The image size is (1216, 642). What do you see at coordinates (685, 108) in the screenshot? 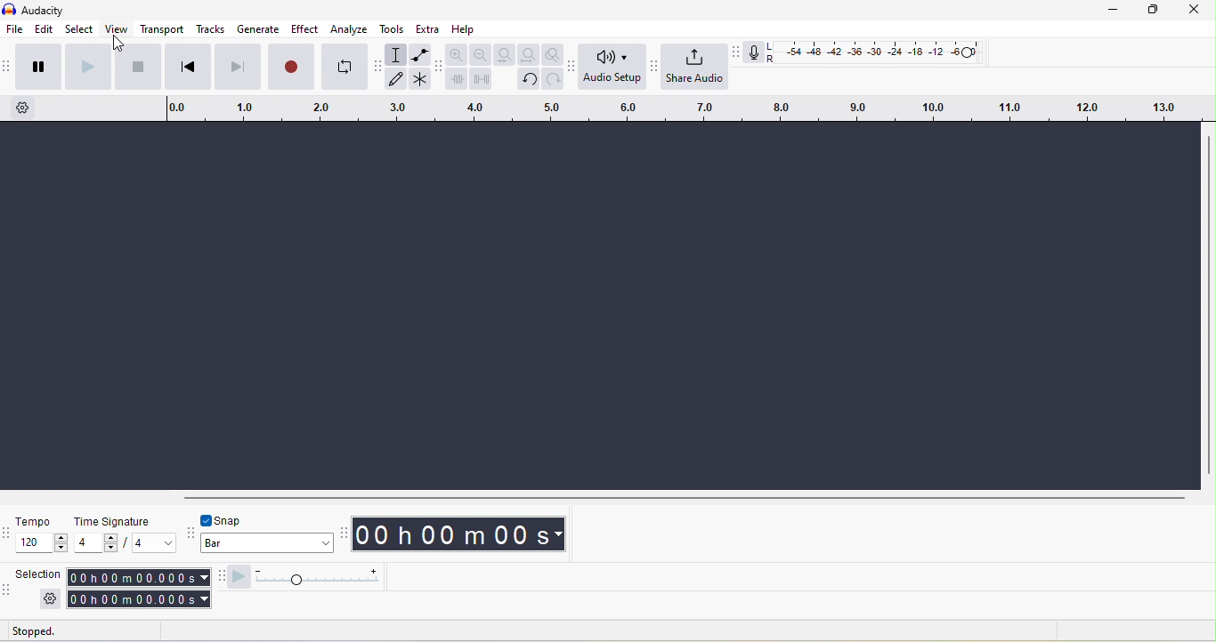
I see `timeline` at bounding box center [685, 108].